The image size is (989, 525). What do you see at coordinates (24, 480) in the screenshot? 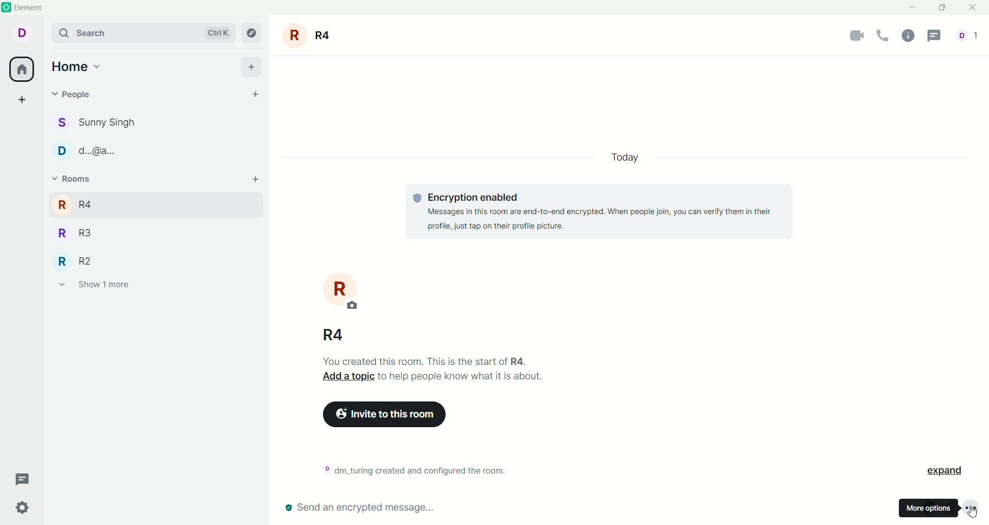
I see `threads` at bounding box center [24, 480].